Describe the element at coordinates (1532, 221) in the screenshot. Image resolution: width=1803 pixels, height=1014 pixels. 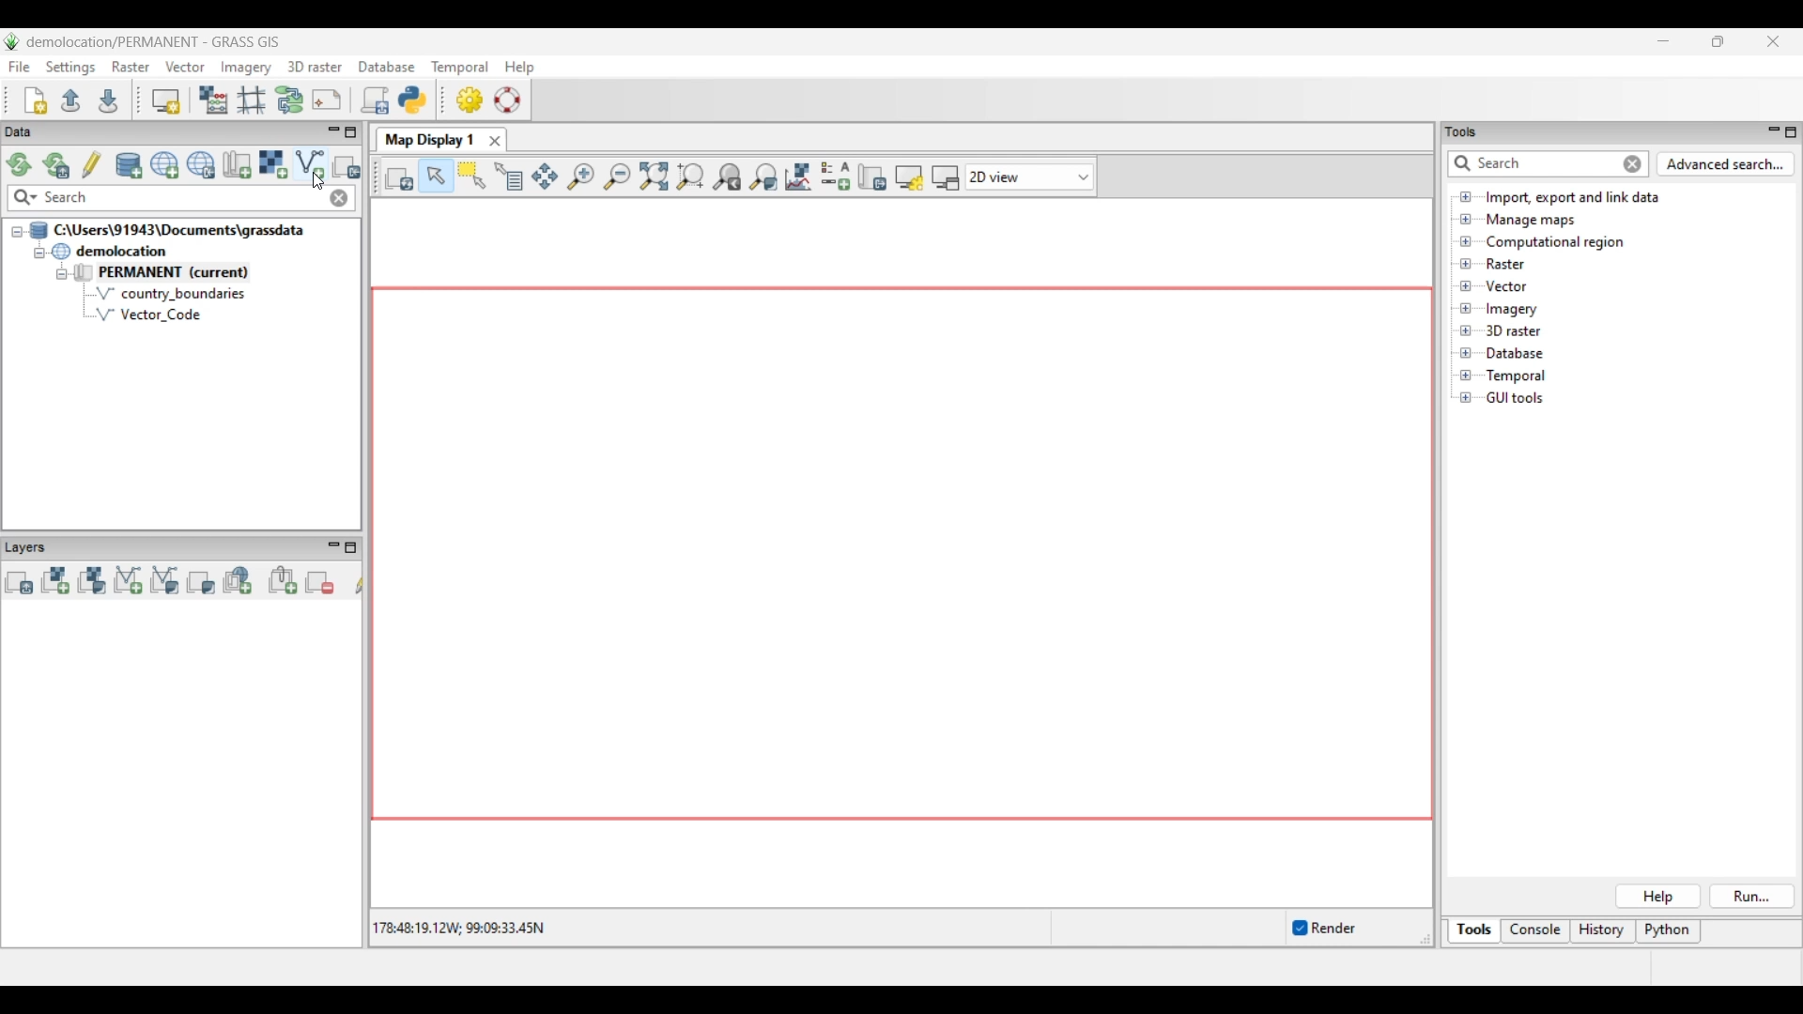
I see `Double click to see files under Manage maps` at that location.